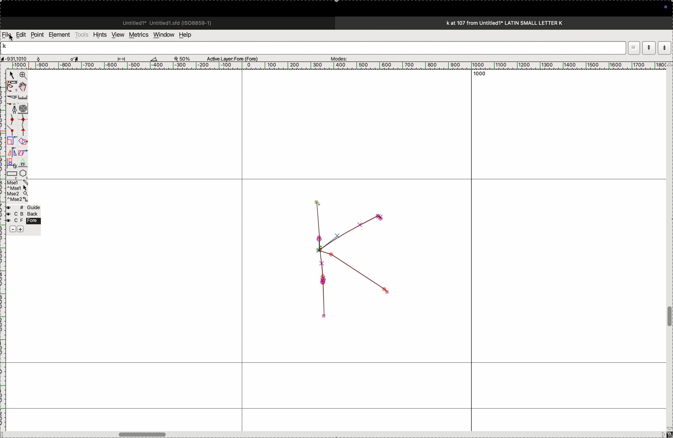 The image size is (673, 438). What do you see at coordinates (138, 35) in the screenshot?
I see `metrics` at bounding box center [138, 35].